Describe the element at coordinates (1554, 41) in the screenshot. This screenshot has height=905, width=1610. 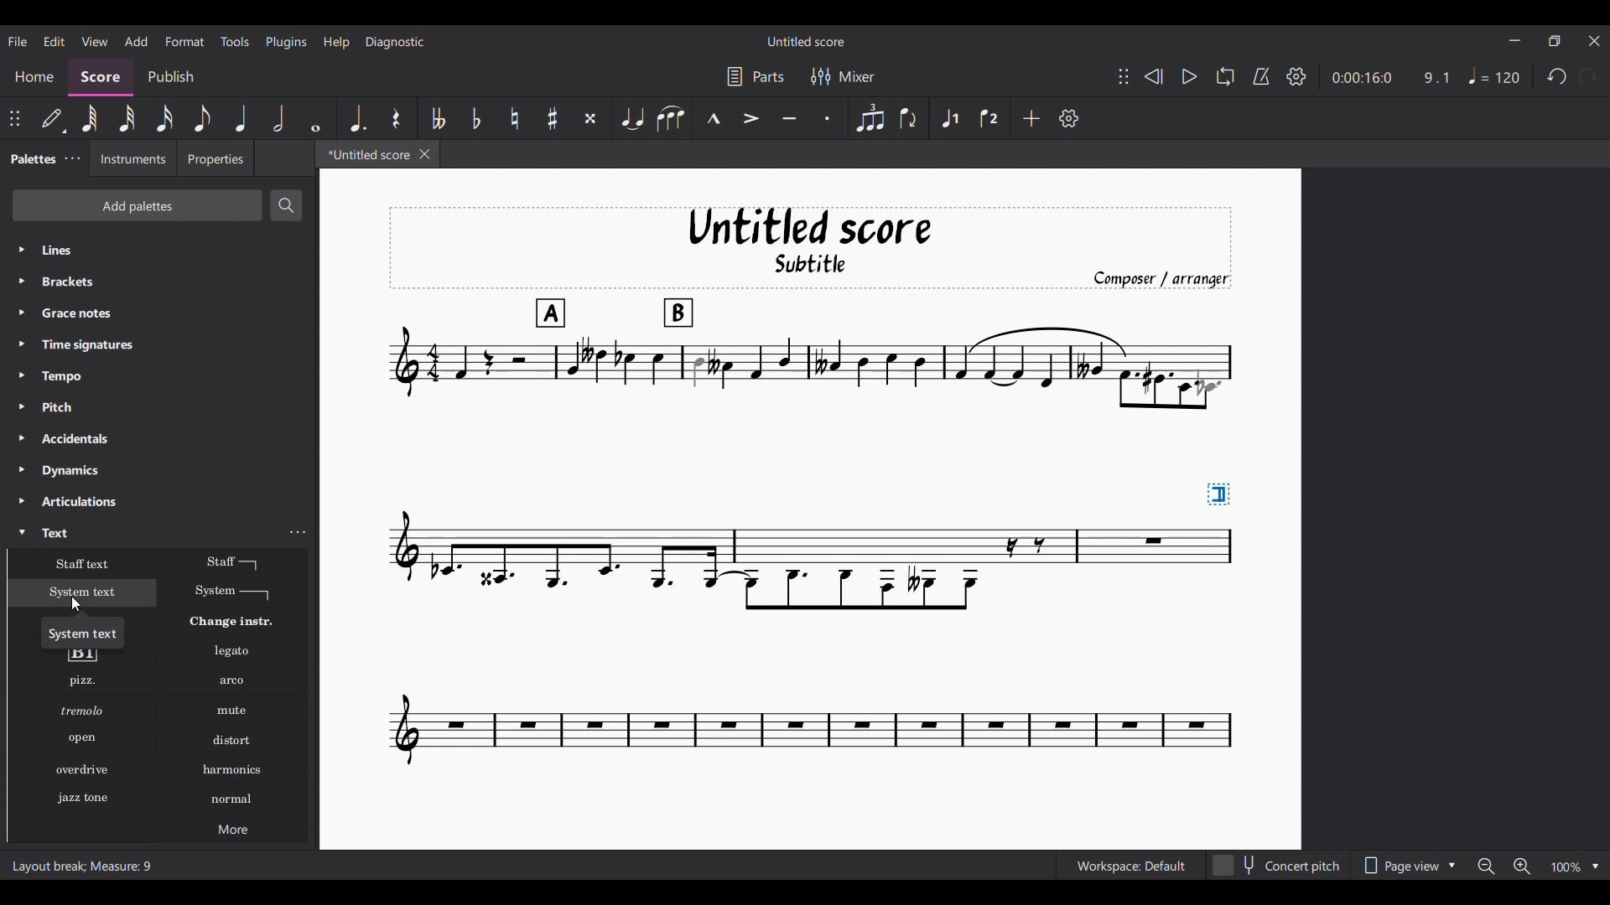
I see `Show in smaller tab` at that location.